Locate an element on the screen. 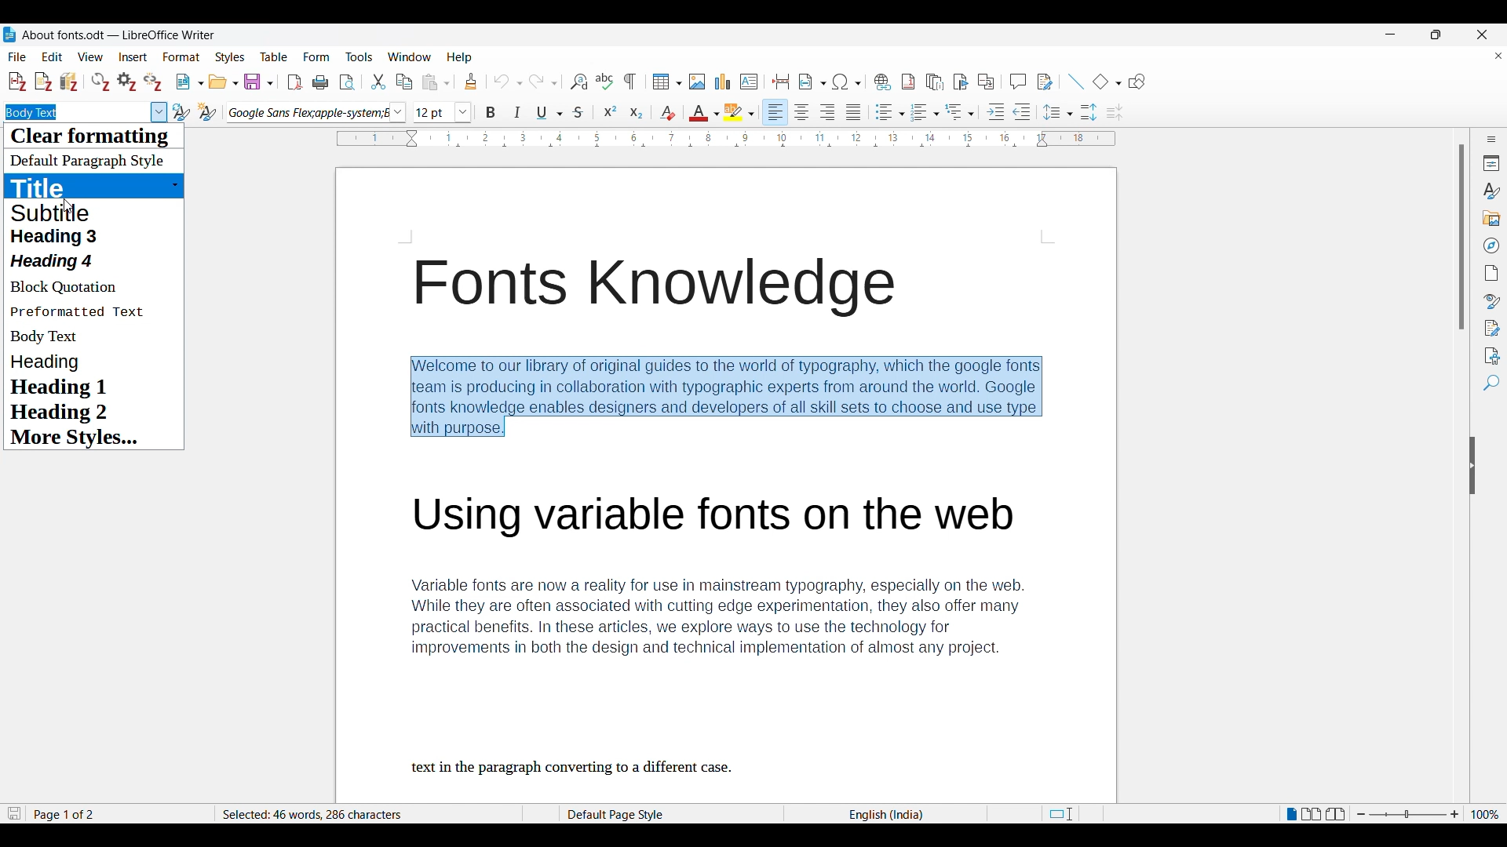  Cursor is located at coordinates (68, 205).